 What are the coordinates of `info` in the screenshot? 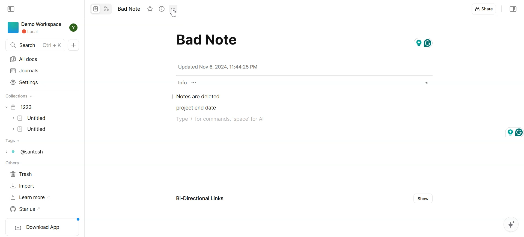 It's located at (182, 83).